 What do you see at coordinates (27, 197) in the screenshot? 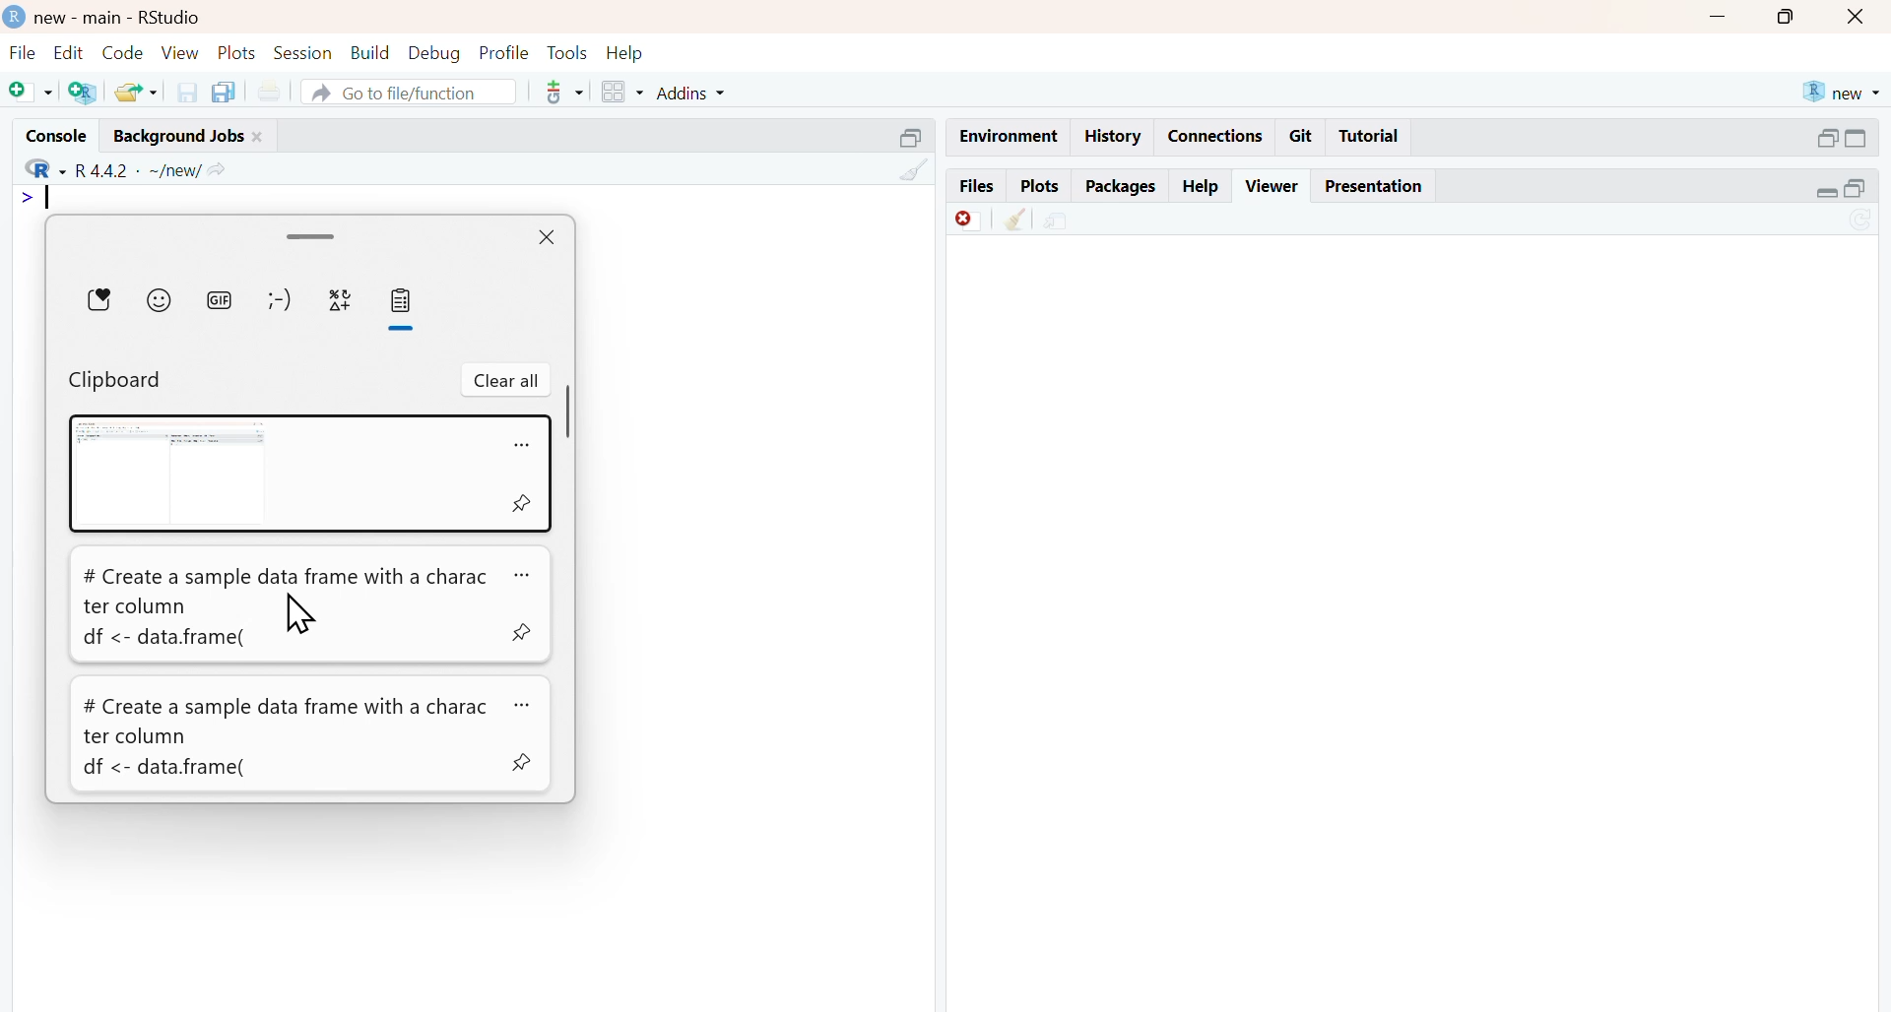
I see `>` at bounding box center [27, 197].